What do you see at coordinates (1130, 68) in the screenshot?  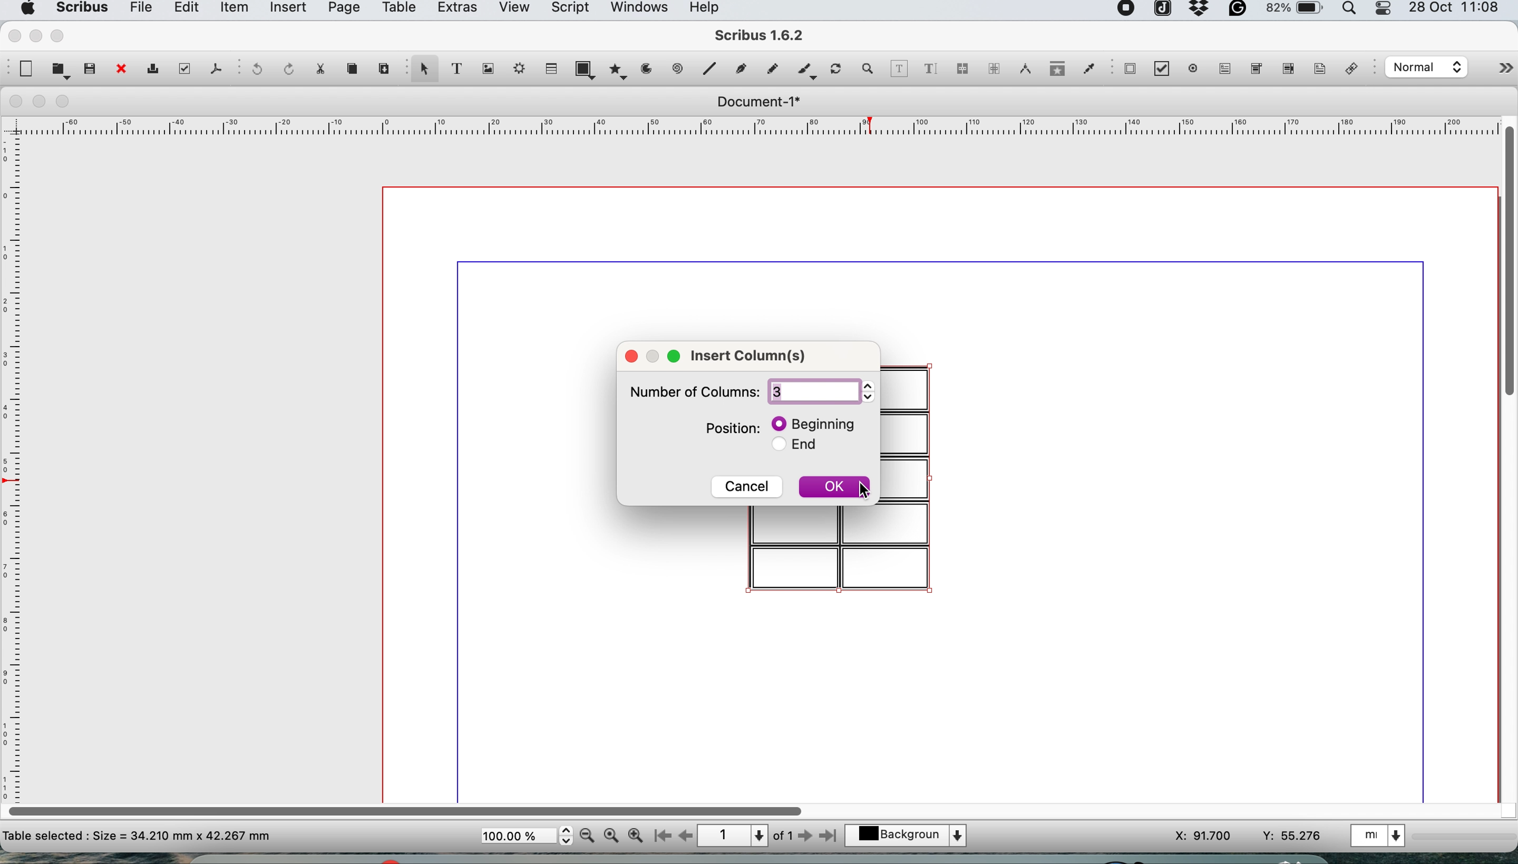 I see `pdf check button` at bounding box center [1130, 68].